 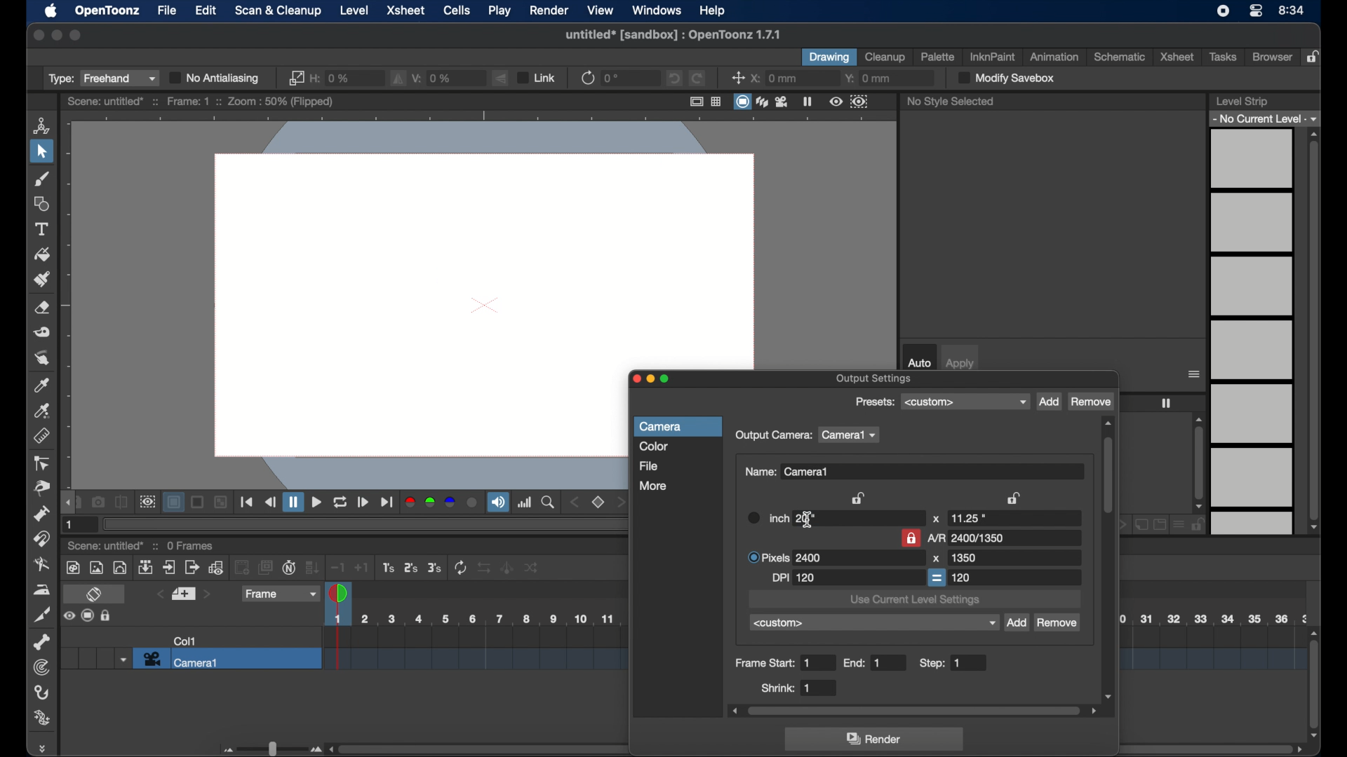 I want to click on scroll box, so click(x=471, y=746).